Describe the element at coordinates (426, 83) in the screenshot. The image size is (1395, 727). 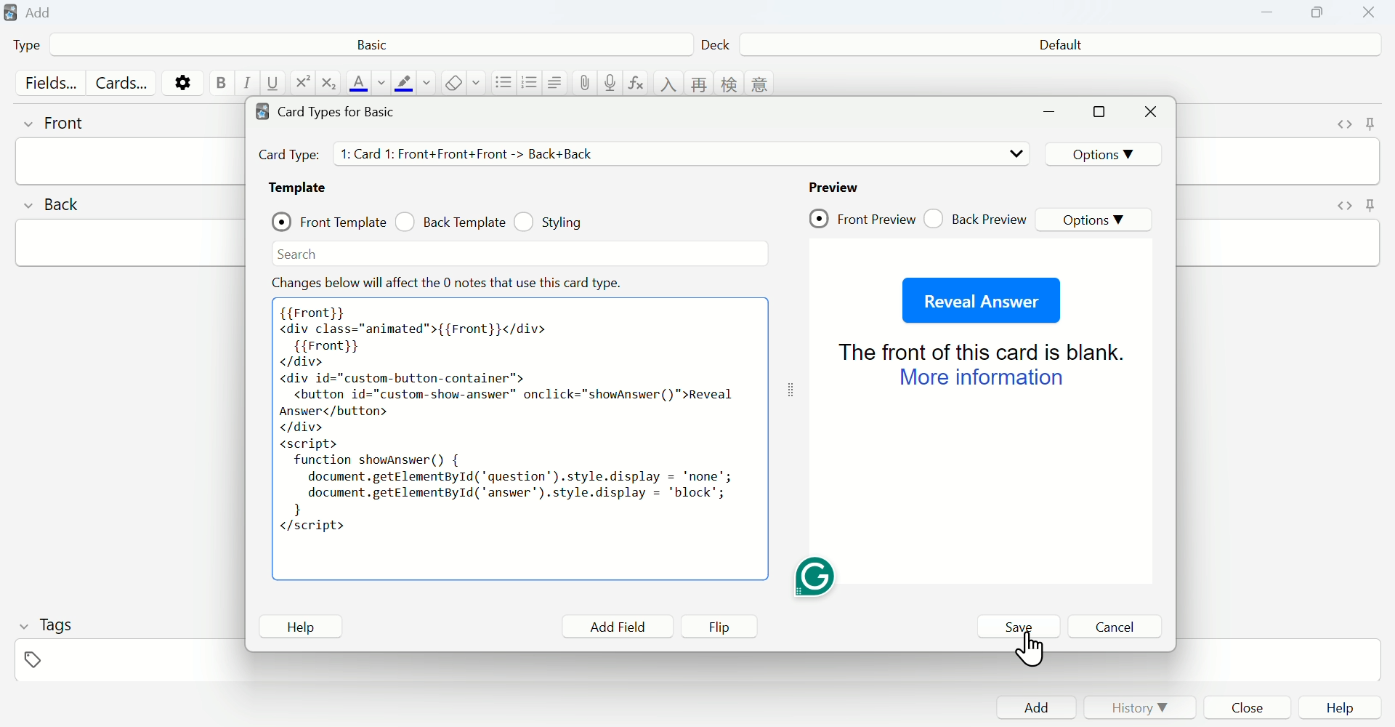
I see `change color` at that location.